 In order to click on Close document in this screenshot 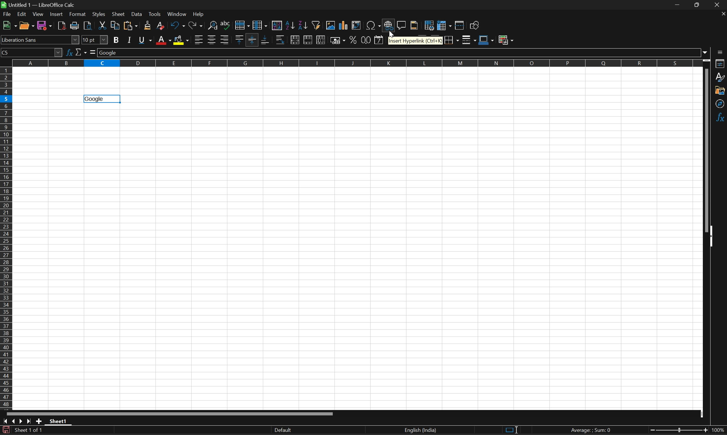, I will do `click(723, 13)`.